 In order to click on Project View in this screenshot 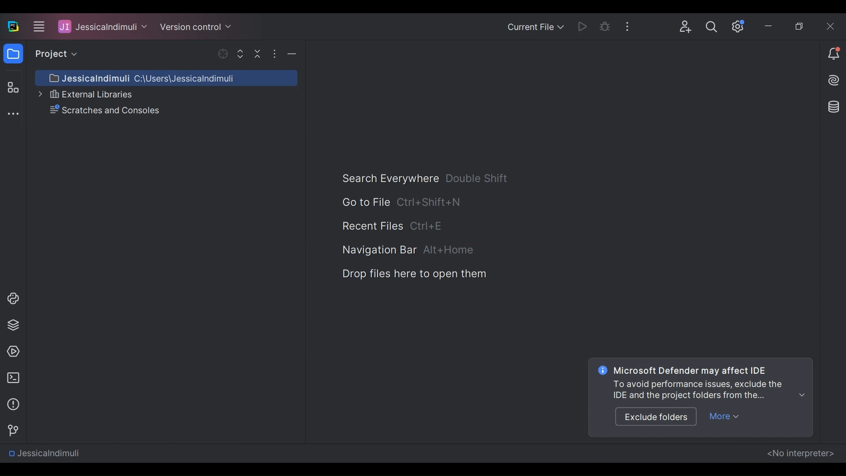, I will do `click(13, 54)`.